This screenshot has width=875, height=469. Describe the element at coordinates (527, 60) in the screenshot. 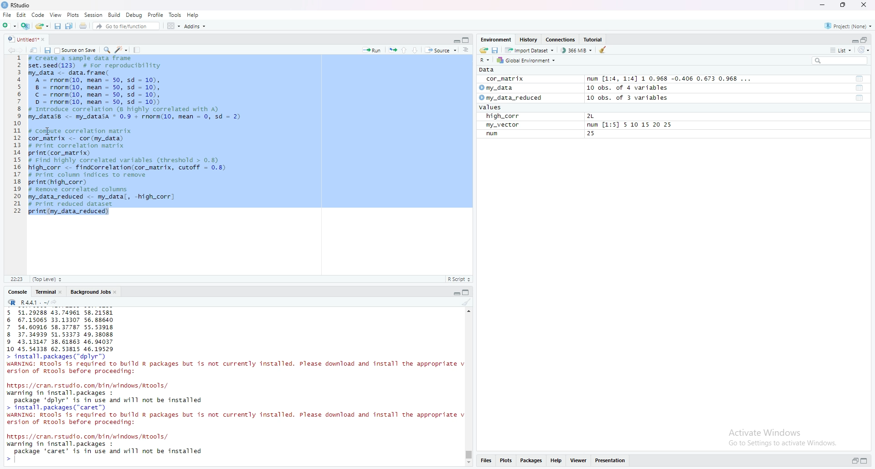

I see `Global Environment ` at that location.